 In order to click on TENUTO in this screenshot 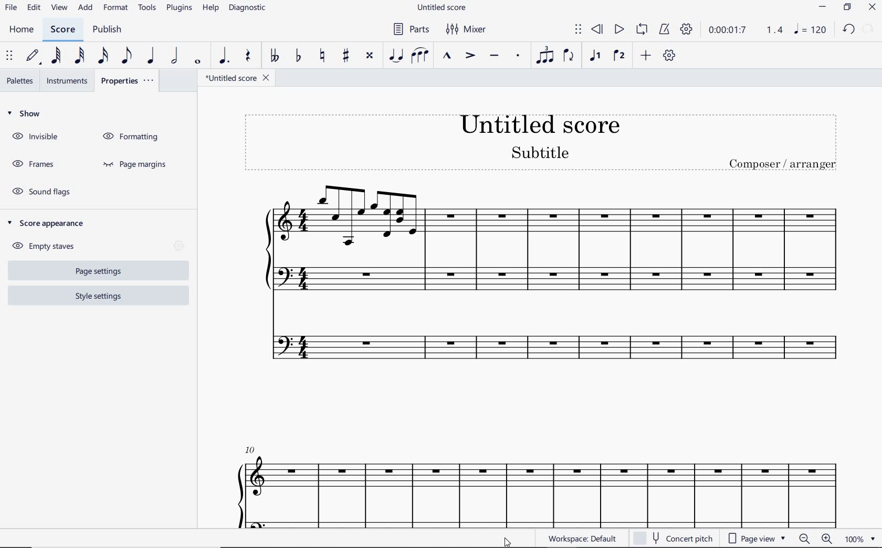, I will do `click(495, 56)`.